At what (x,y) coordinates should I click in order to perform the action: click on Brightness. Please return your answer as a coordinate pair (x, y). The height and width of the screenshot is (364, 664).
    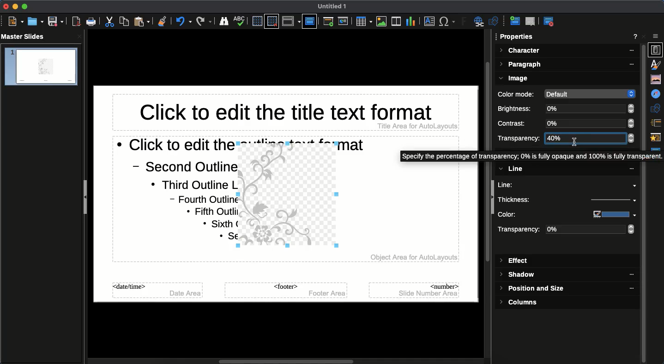
    Looking at the image, I should click on (517, 109).